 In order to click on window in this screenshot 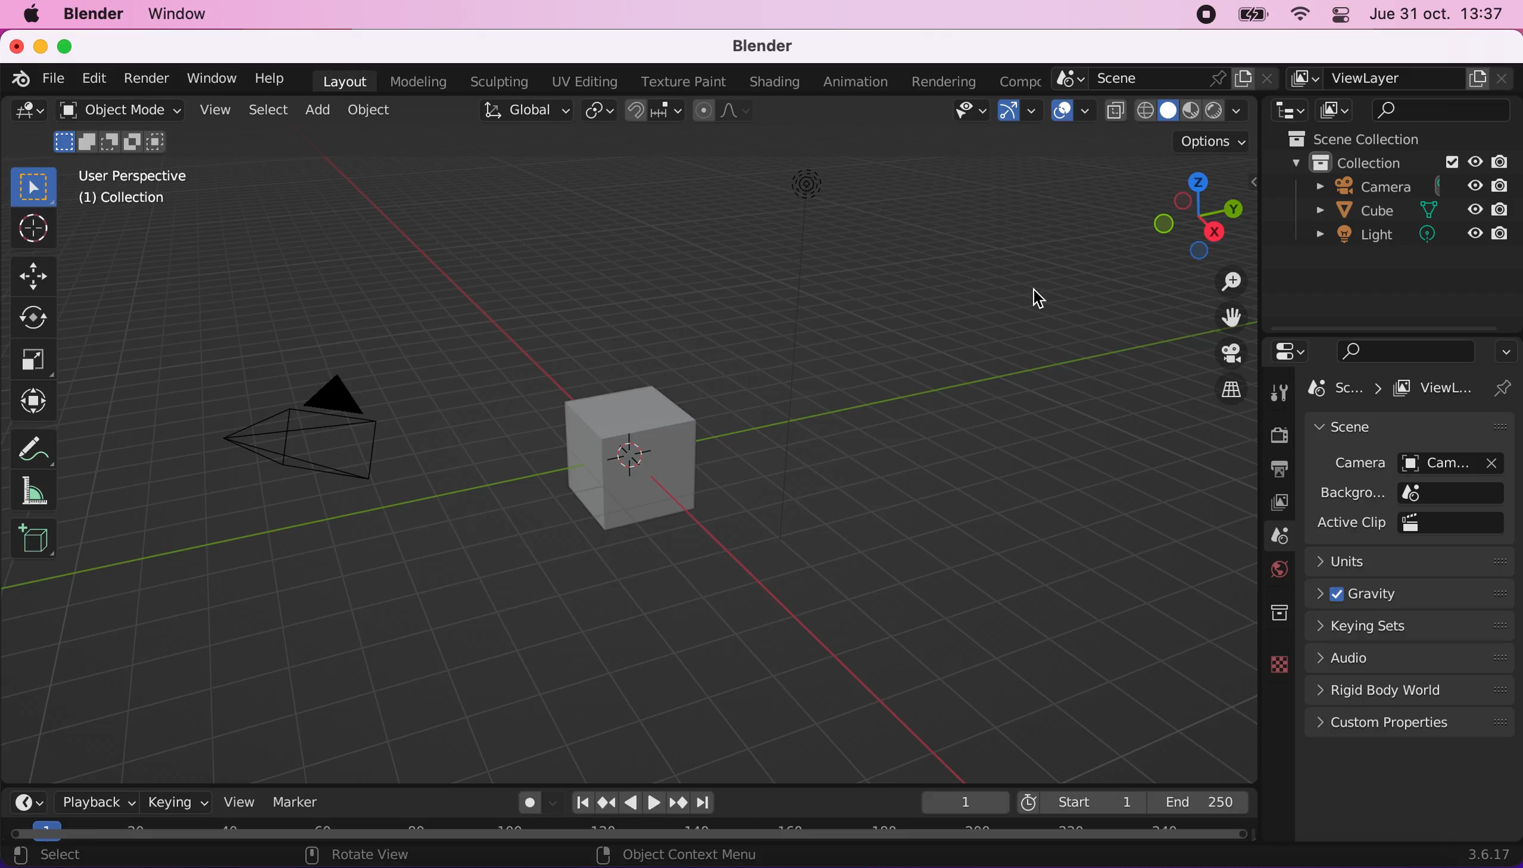, I will do `click(182, 13)`.